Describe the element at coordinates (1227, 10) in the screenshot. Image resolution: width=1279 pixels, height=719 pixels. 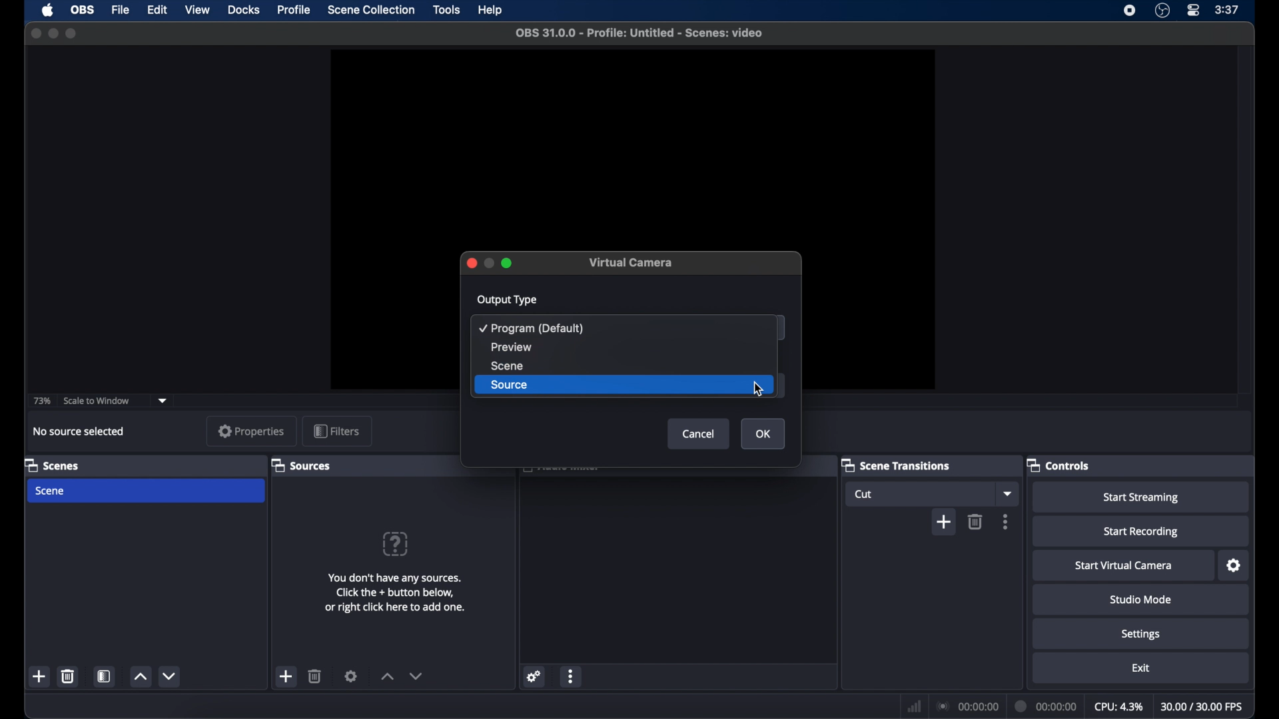
I see `time` at that location.